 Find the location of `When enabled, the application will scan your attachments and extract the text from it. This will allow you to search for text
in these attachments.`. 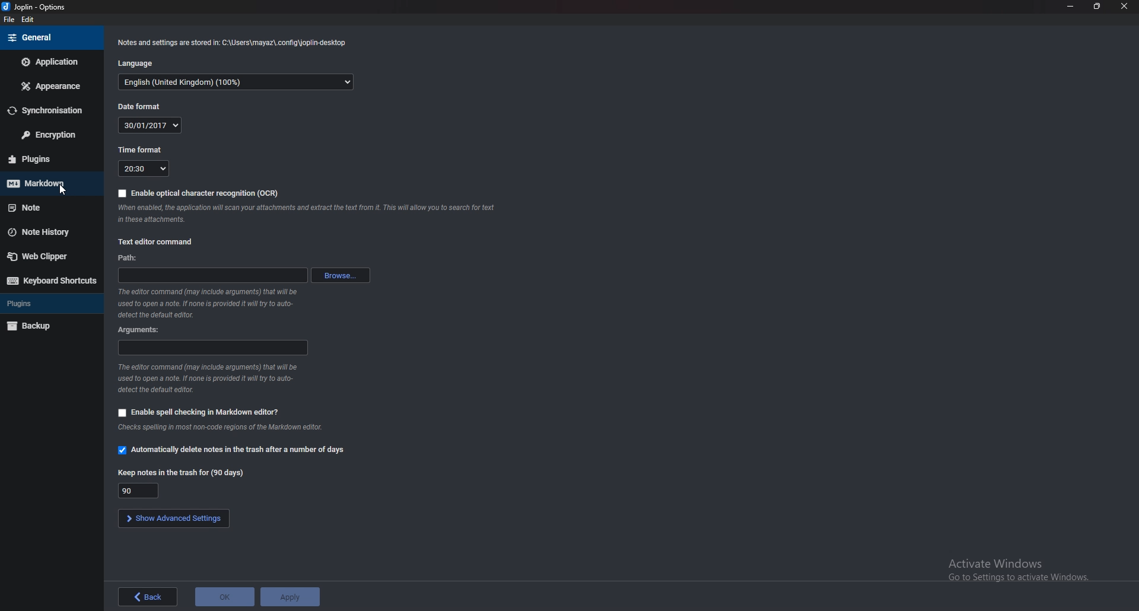

When enabled, the application will scan your attachments and extract the text from it. This will allow you to search for text
in these attachments. is located at coordinates (308, 214).